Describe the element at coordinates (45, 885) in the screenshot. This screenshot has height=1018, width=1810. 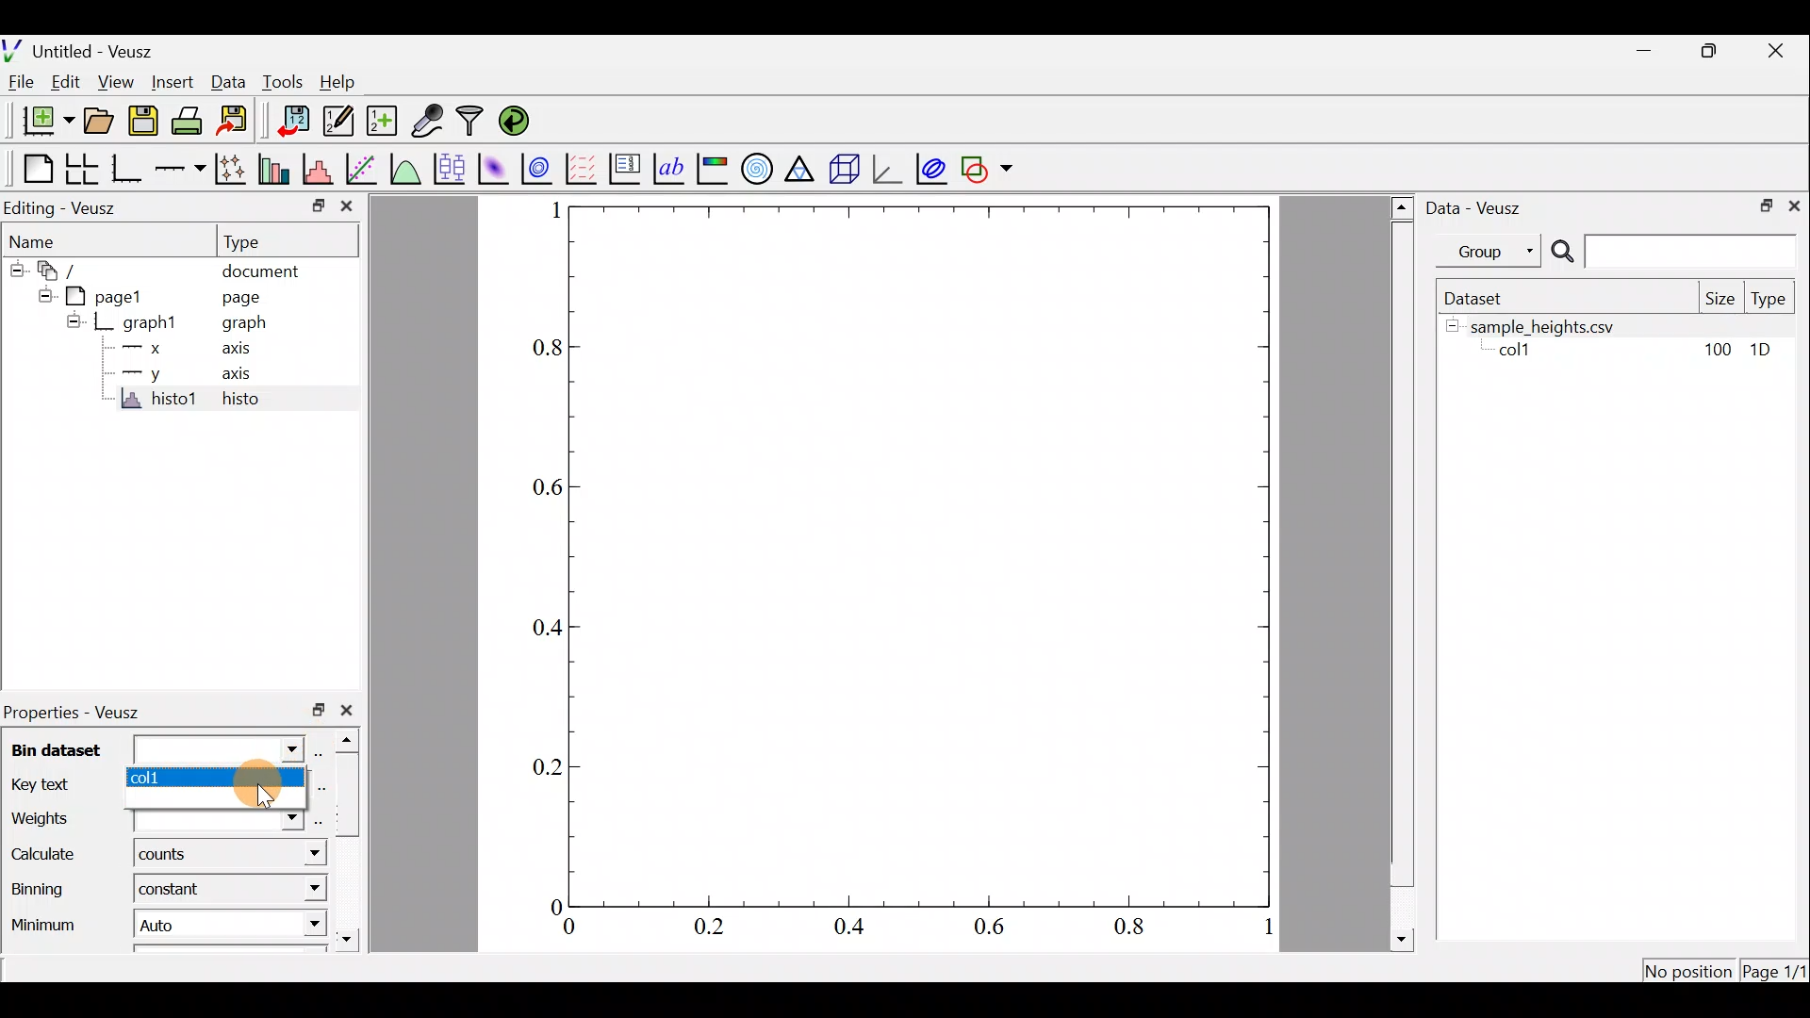
I see `Binning` at that location.